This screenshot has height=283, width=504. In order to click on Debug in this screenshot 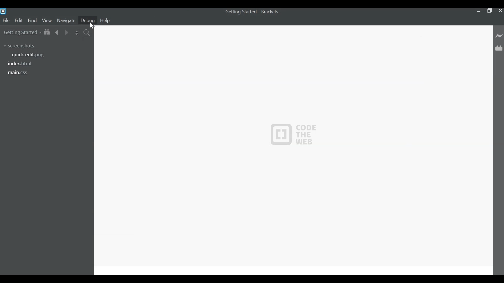, I will do `click(88, 20)`.